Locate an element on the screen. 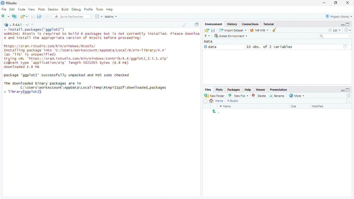 The height and width of the screenshot is (199, 354). Connections is located at coordinates (250, 24).